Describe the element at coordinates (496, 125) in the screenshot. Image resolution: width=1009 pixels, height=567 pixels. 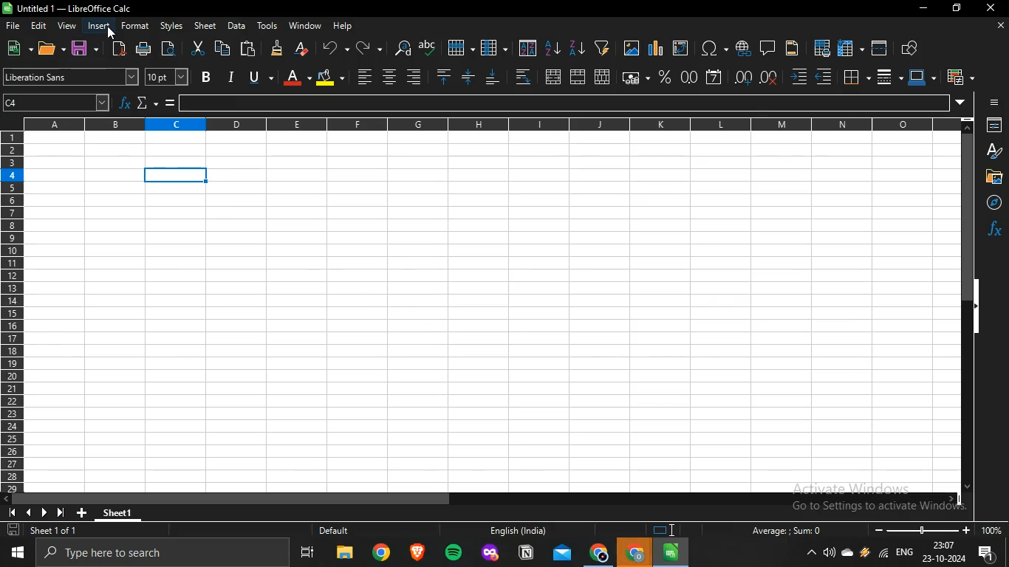
I see `column` at that location.